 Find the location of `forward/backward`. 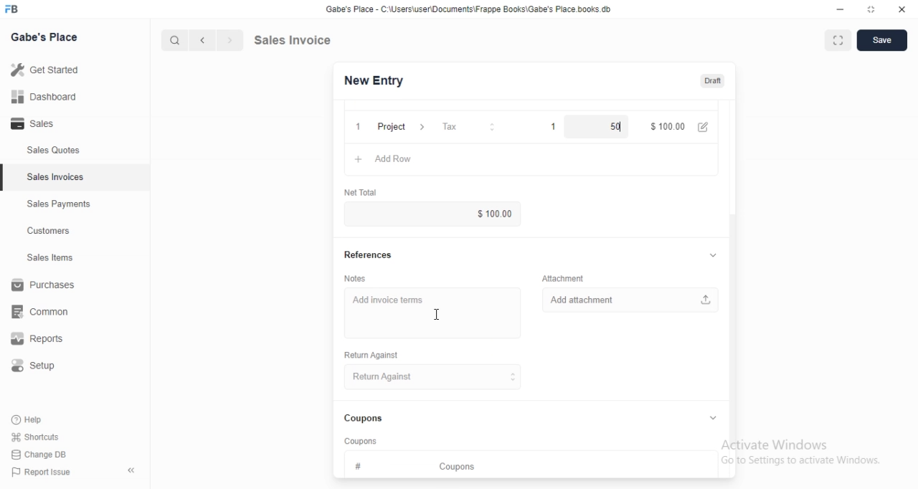

forward/backward is located at coordinates (215, 40).